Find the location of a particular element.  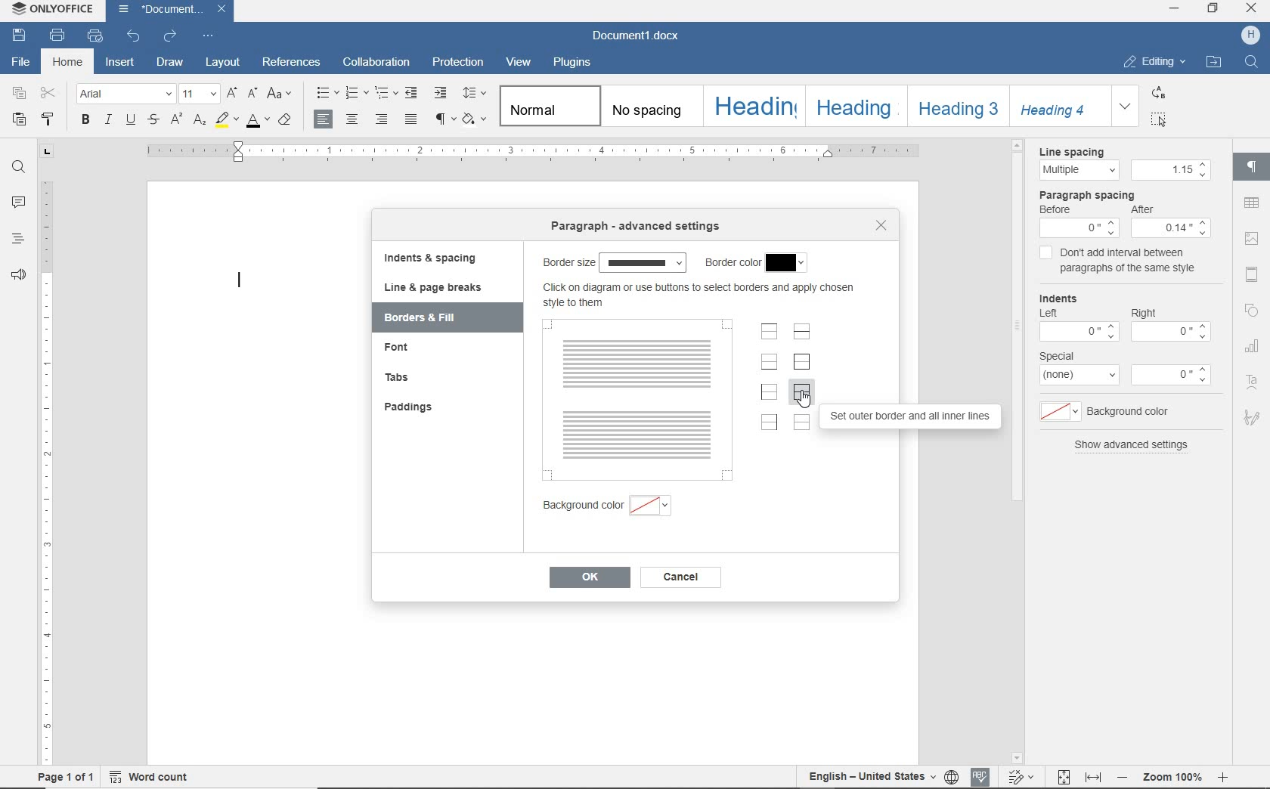

bullets is located at coordinates (328, 94).